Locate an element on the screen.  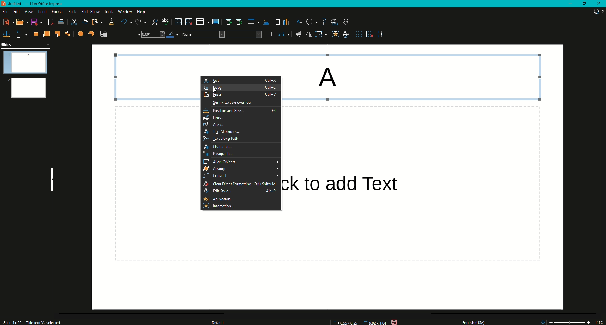
Insert Audio or Video is located at coordinates (276, 21).